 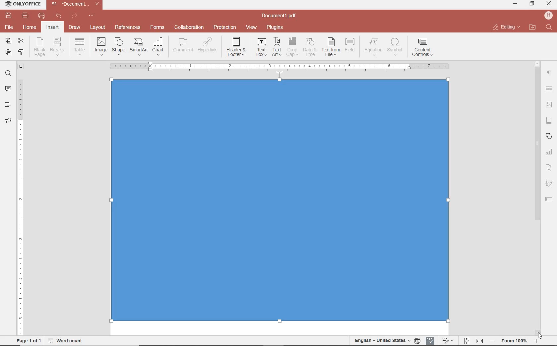 I want to click on DROP CAP, so click(x=292, y=47).